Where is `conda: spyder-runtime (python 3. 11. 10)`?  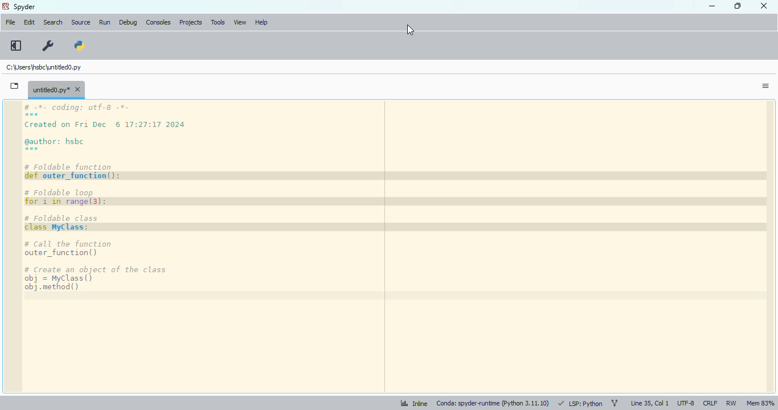
conda: spyder-runtime (python 3. 11. 10) is located at coordinates (493, 403).